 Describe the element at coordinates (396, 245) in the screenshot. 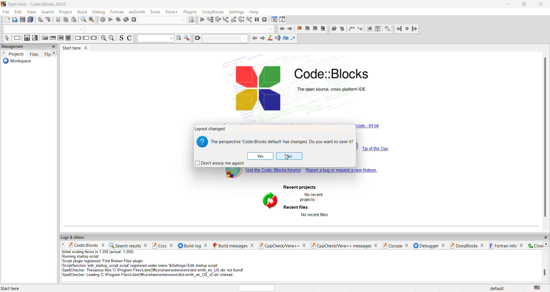

I see `Cscope` at that location.